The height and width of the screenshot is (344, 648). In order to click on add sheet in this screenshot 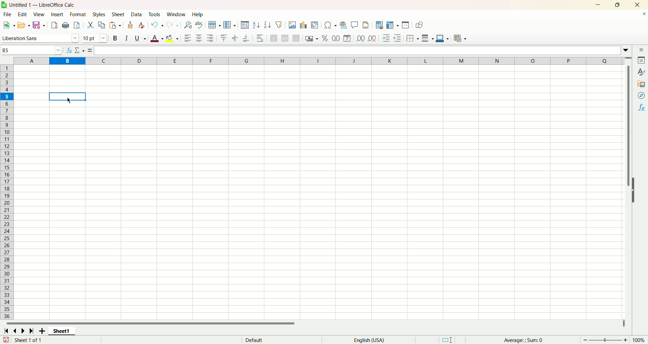, I will do `click(43, 331)`.